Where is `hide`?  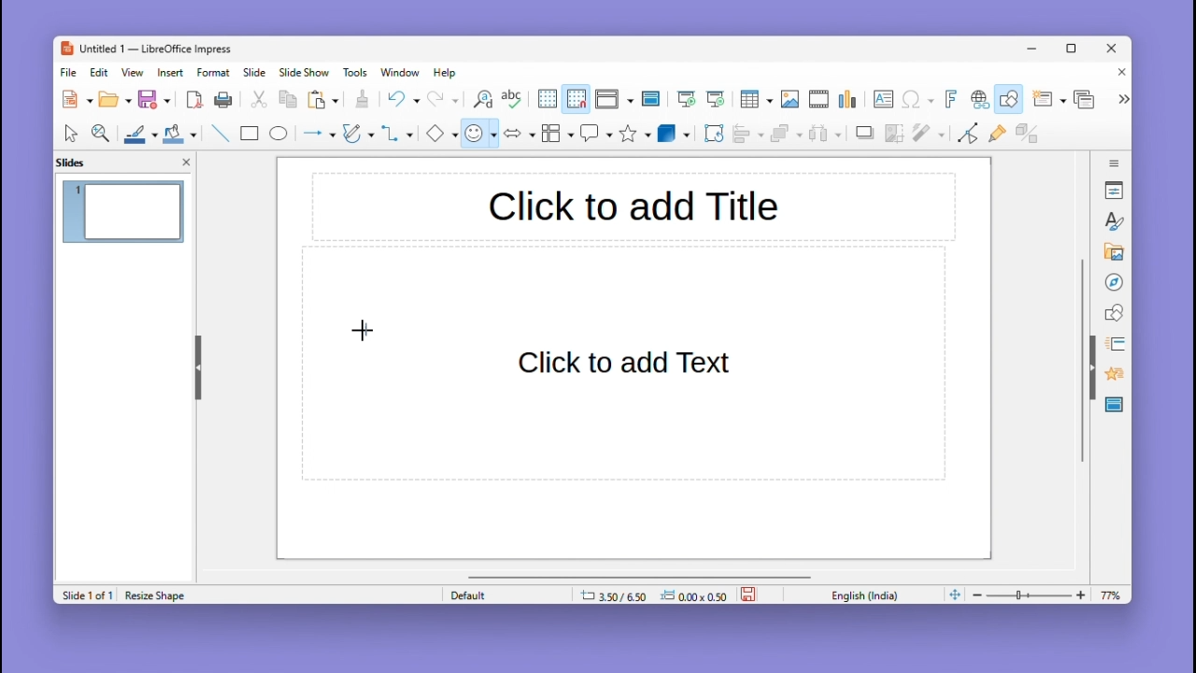
hide is located at coordinates (196, 364).